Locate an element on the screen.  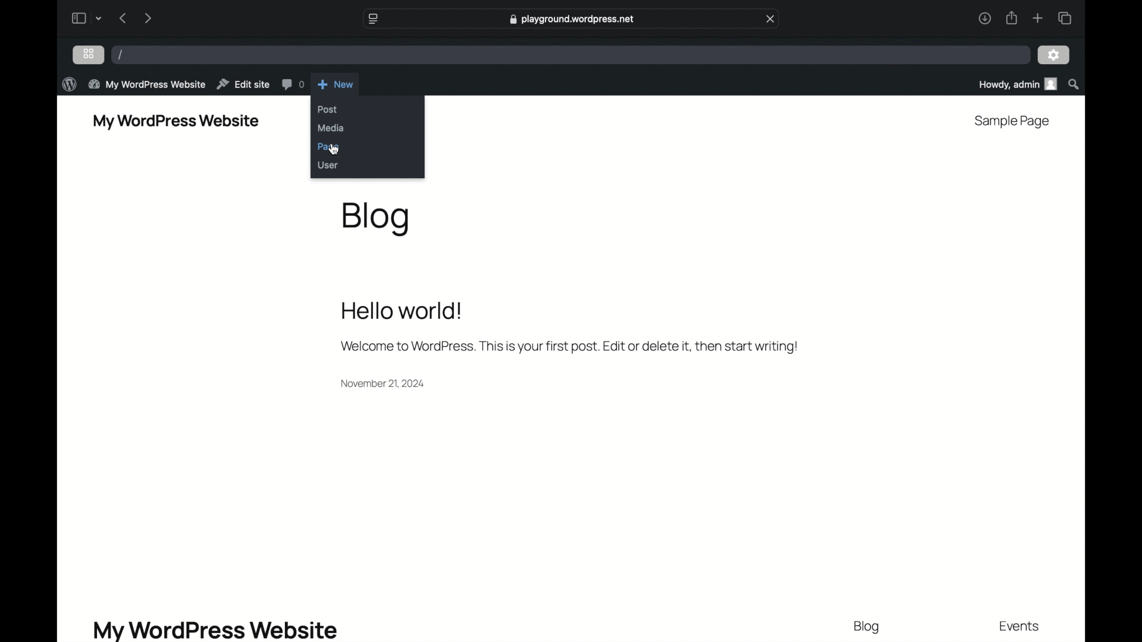
cursor is located at coordinates (336, 149).